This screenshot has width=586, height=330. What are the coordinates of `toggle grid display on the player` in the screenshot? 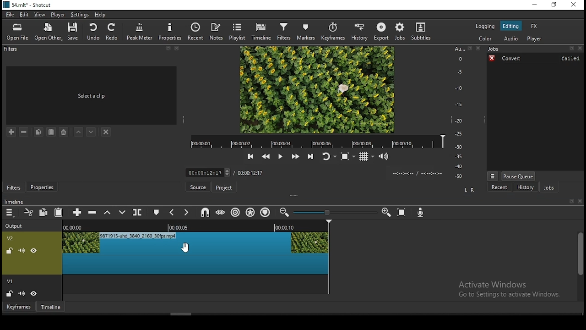 It's located at (366, 157).